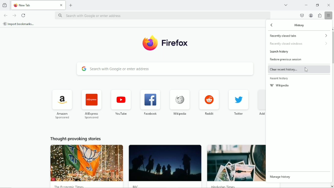  What do you see at coordinates (150, 42) in the screenshot?
I see `Logo` at bounding box center [150, 42].